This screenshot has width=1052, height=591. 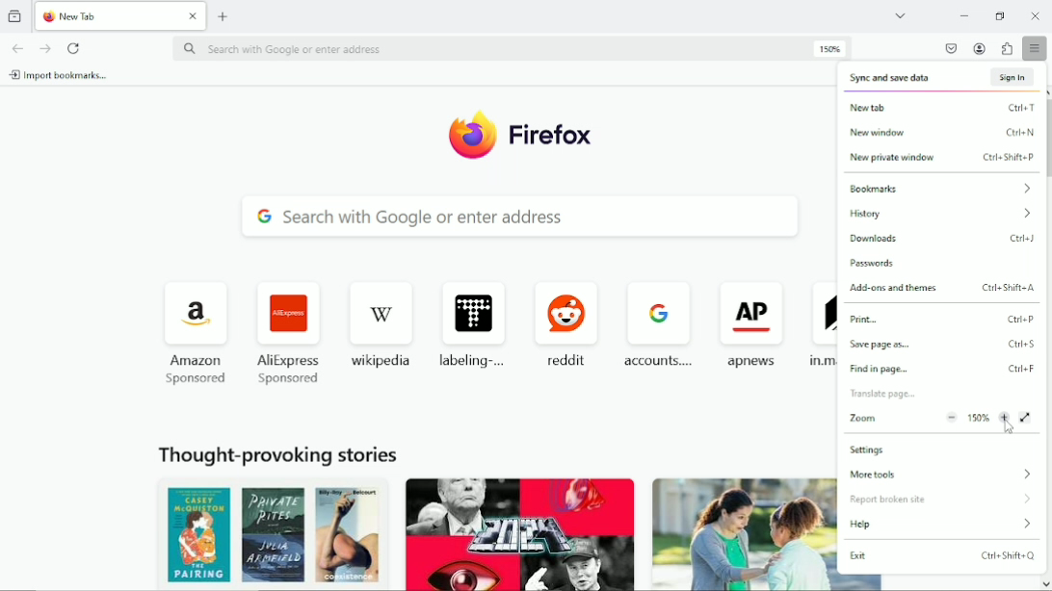 What do you see at coordinates (742, 531) in the screenshot?
I see `image` at bounding box center [742, 531].